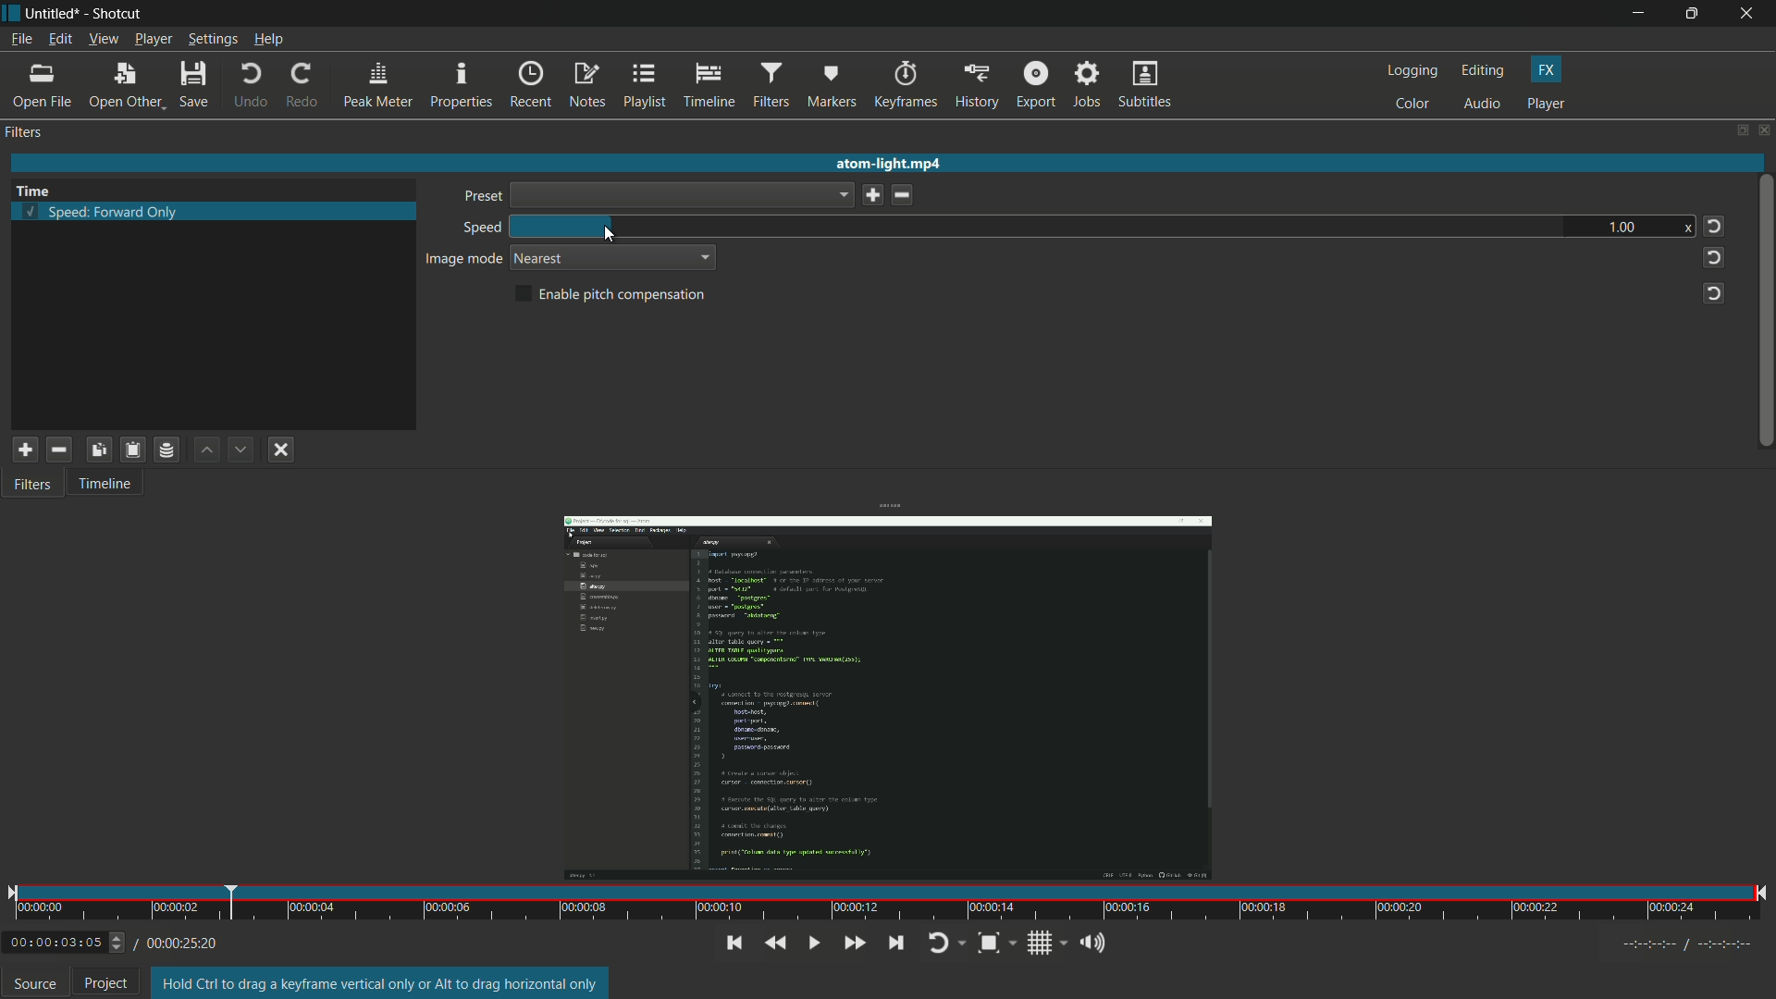  What do you see at coordinates (1046, 943) in the screenshot?
I see `show grid` at bounding box center [1046, 943].